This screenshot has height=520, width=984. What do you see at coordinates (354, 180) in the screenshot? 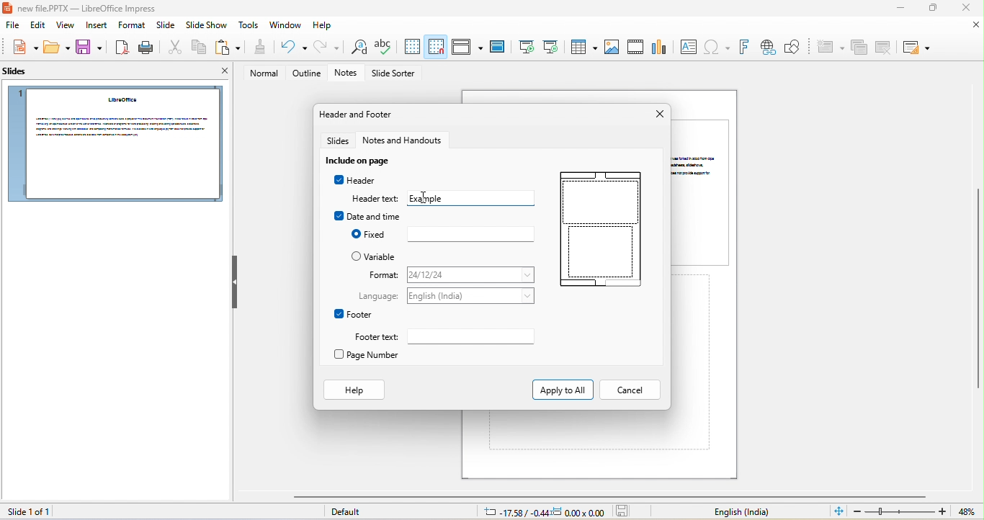
I see `Header` at bounding box center [354, 180].